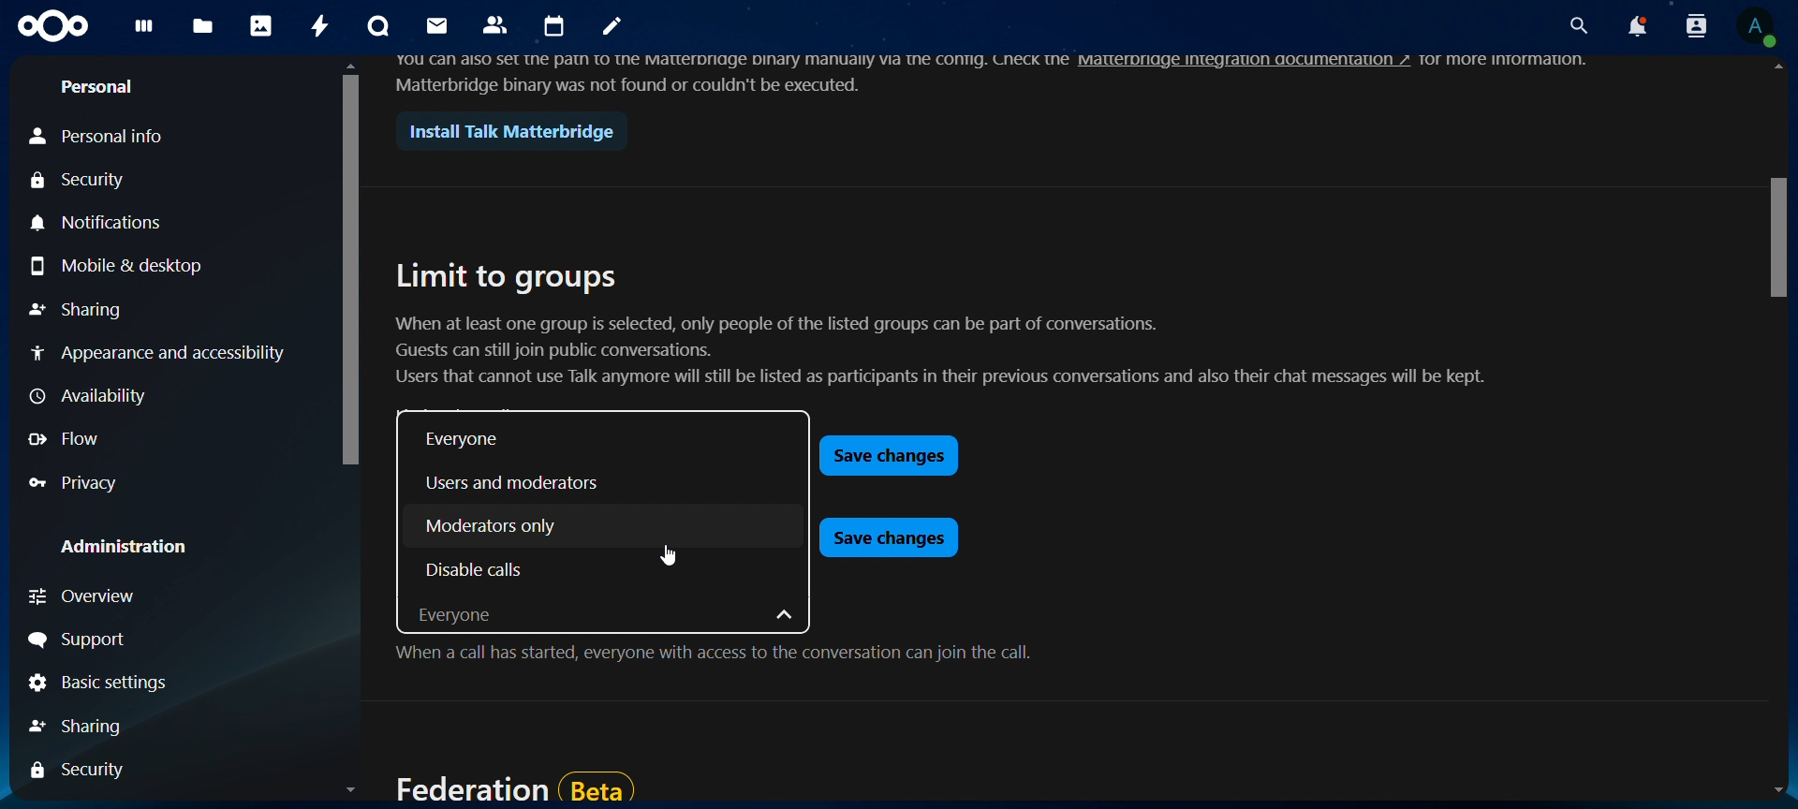 The width and height of the screenshot is (1798, 809). Describe the element at coordinates (99, 684) in the screenshot. I see `Basic settings` at that location.